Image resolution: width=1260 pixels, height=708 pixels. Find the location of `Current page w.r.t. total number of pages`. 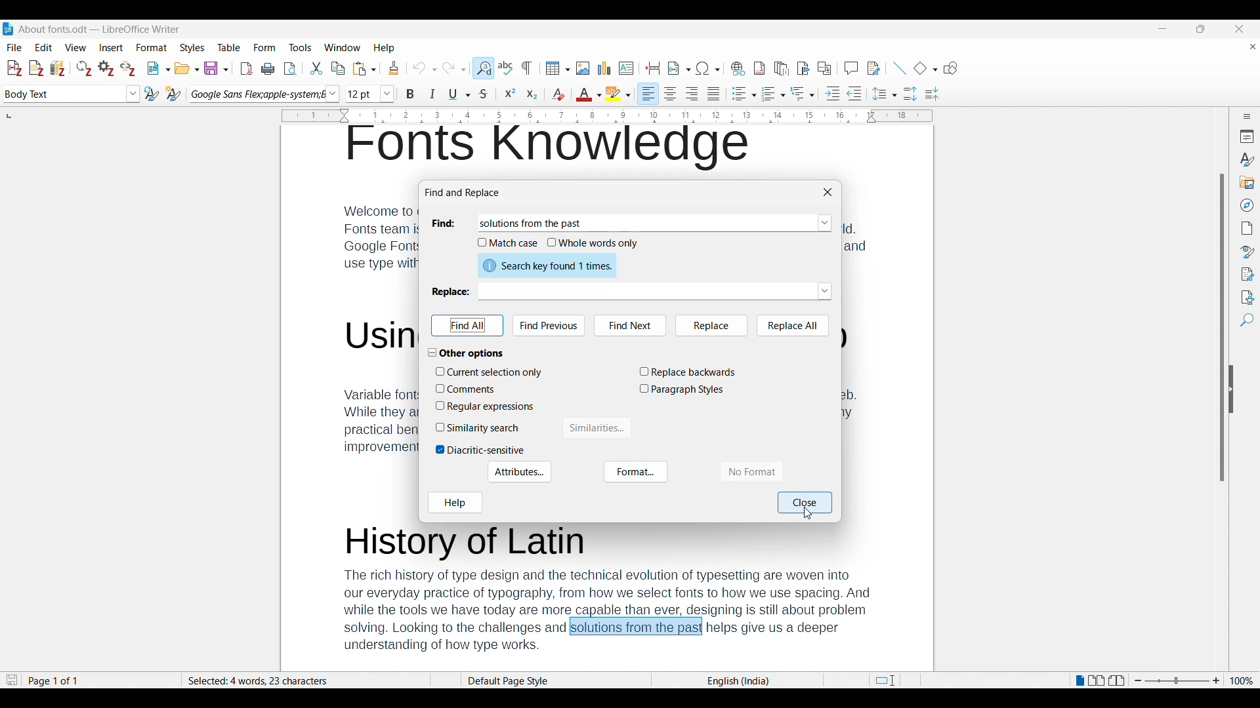

Current page w.r.t. total number of pages is located at coordinates (100, 681).